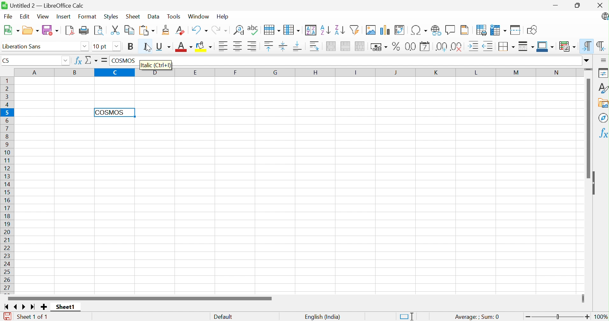  What do you see at coordinates (532, 30) in the screenshot?
I see `Show draw functions` at bounding box center [532, 30].